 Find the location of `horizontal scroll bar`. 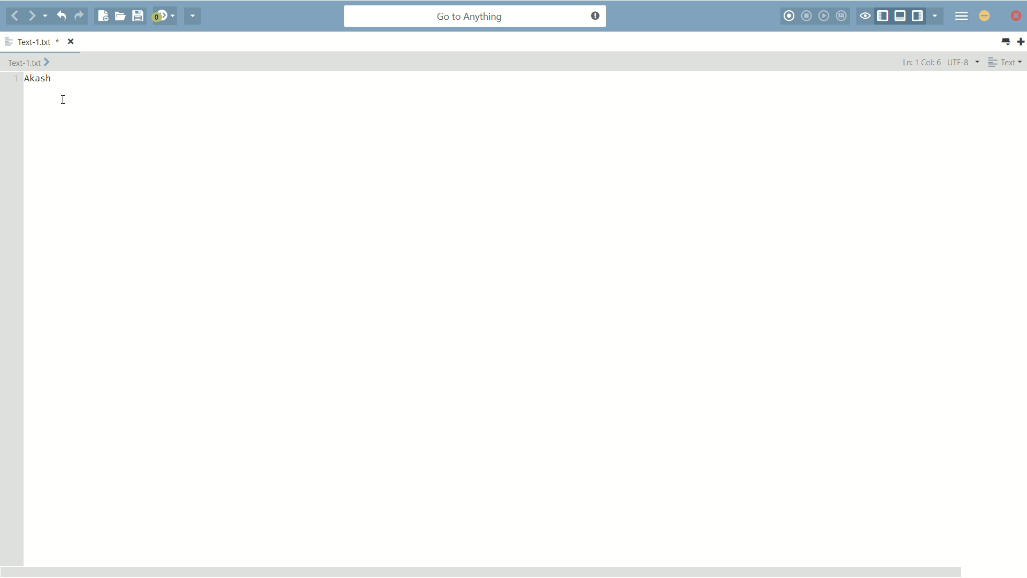

horizontal scroll bar is located at coordinates (481, 571).